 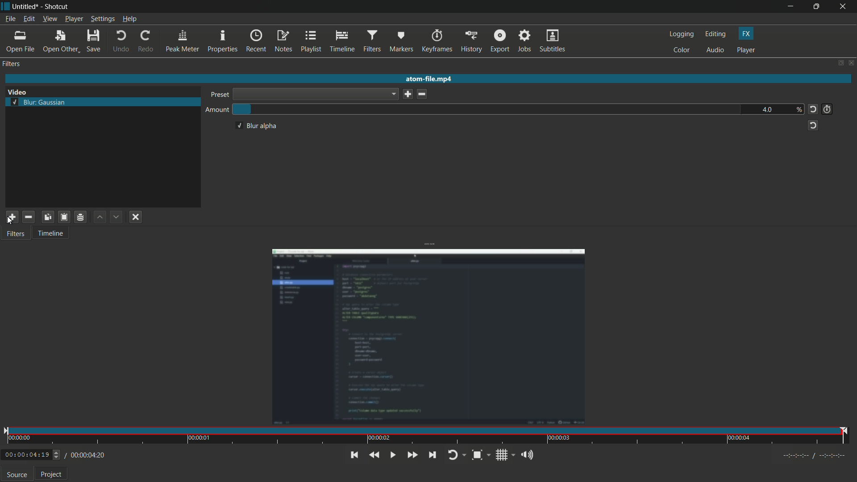 I want to click on show the volume control, so click(x=527, y=455).